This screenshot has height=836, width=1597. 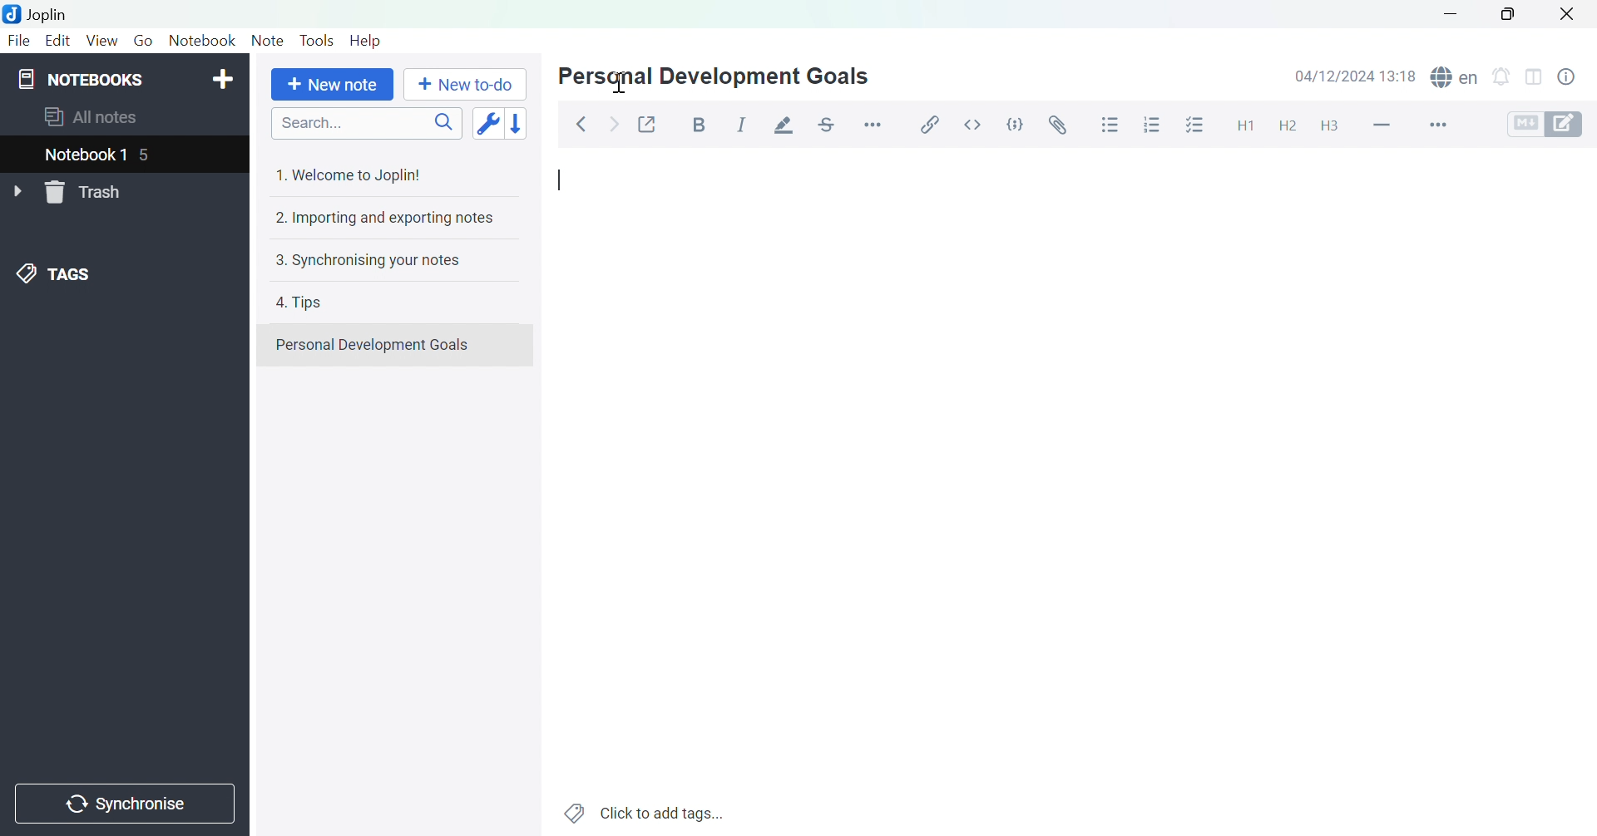 What do you see at coordinates (303, 303) in the screenshot?
I see `4. Tips` at bounding box center [303, 303].